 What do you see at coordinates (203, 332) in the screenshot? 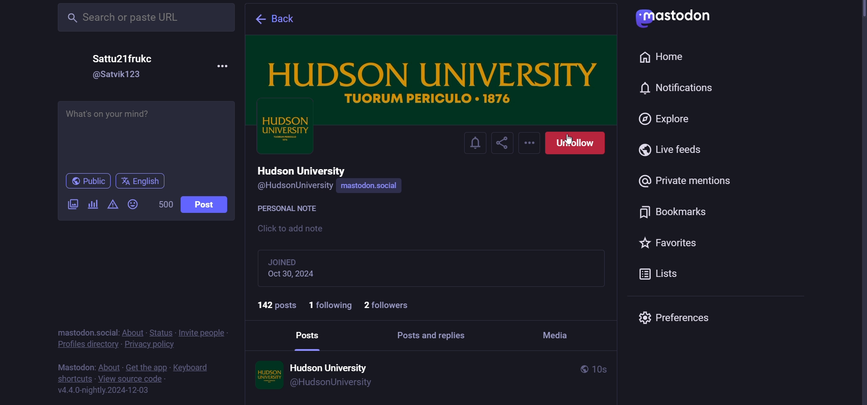
I see `invite people` at bounding box center [203, 332].